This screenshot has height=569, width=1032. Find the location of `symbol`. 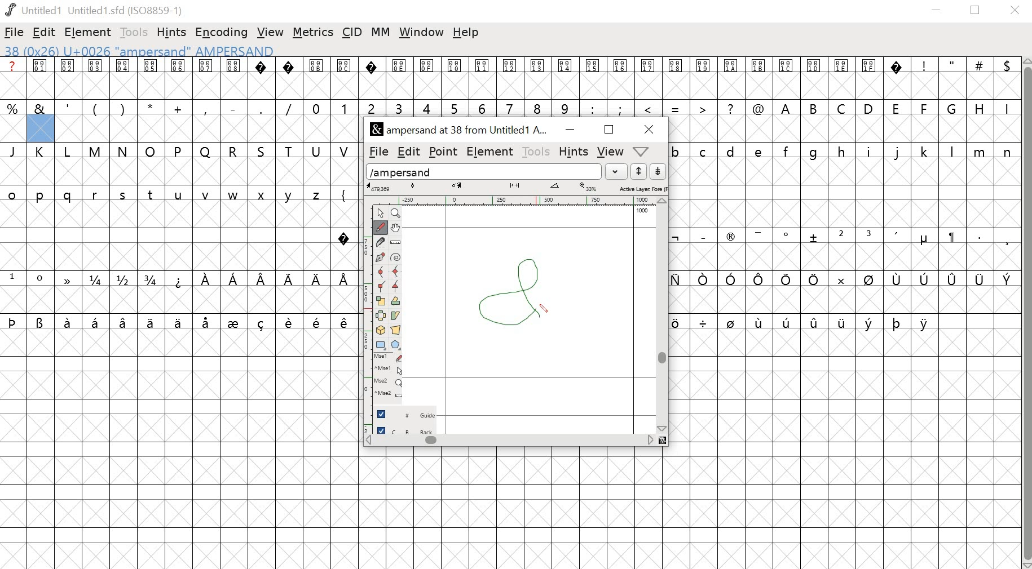

symbol is located at coordinates (762, 279).